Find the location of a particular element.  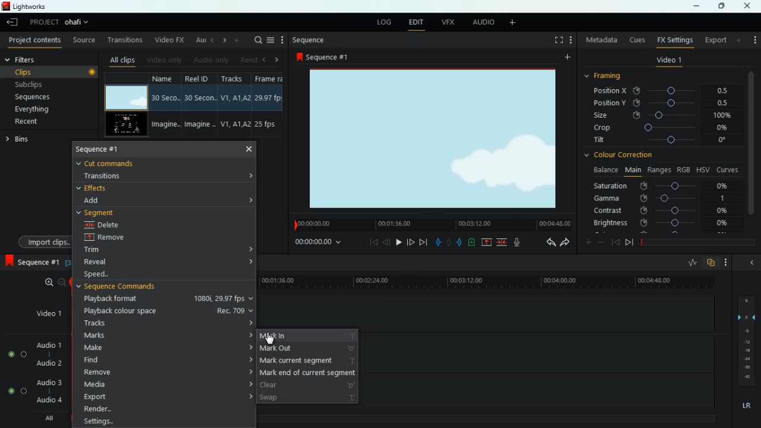

sequence 1 is located at coordinates (32, 262).